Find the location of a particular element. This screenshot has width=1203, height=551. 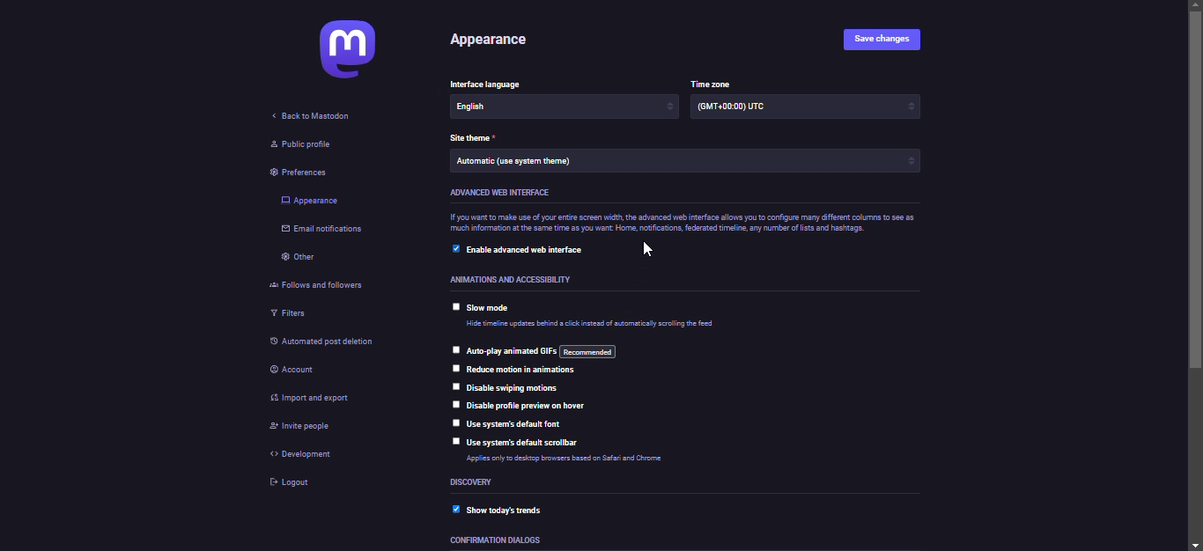

pointer cursor is located at coordinates (649, 249).